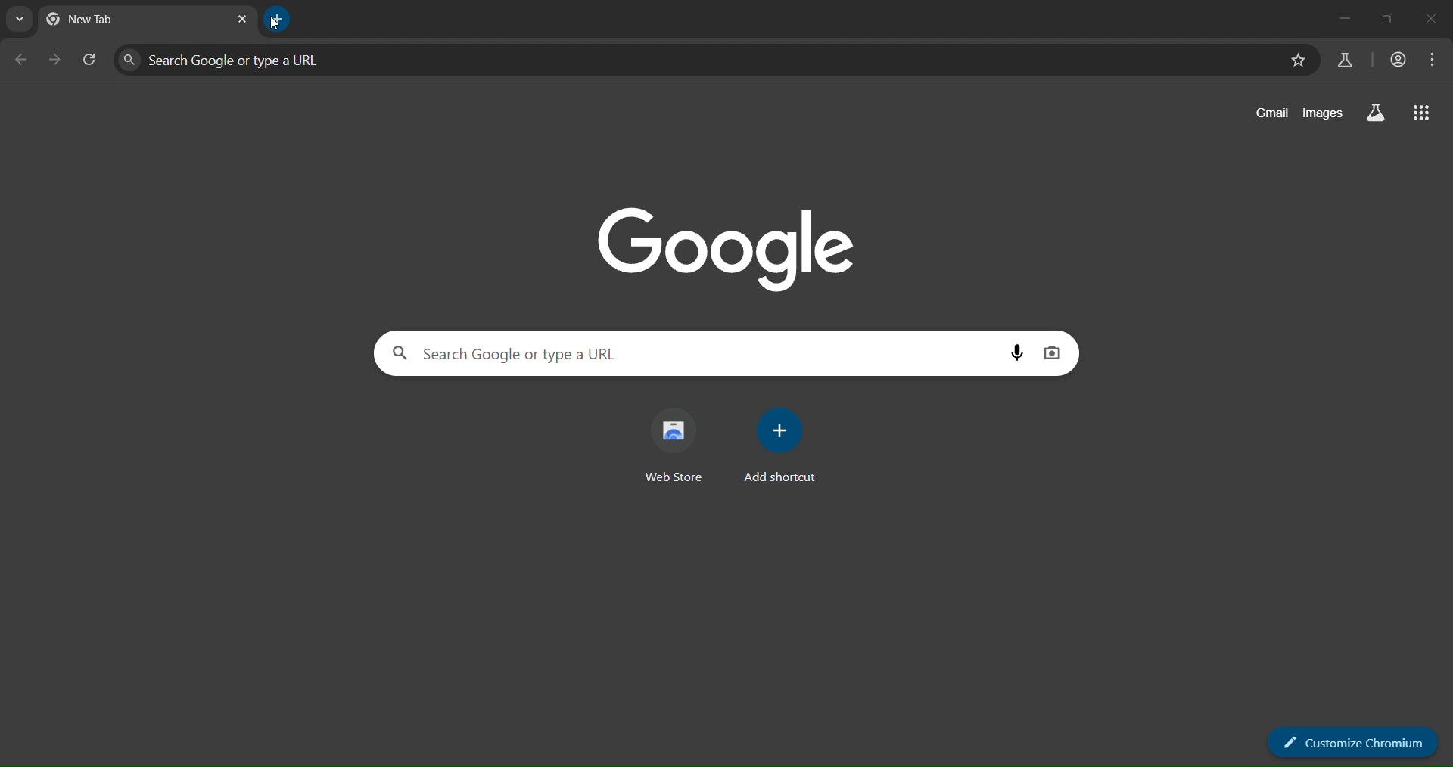 The height and width of the screenshot is (767, 1453). I want to click on Search Google or type a URL, so click(692, 59).